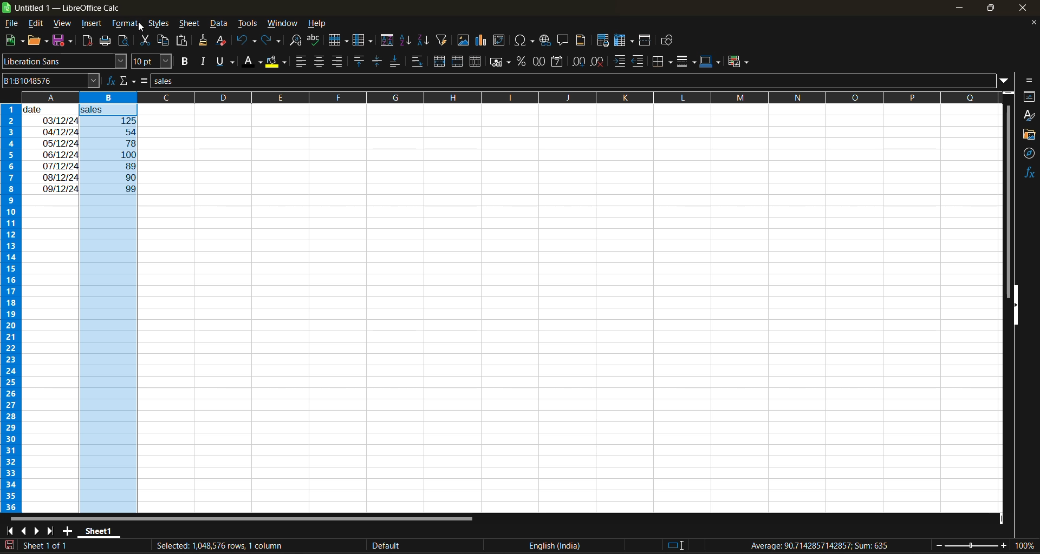 The width and height of the screenshot is (1040, 554). What do you see at coordinates (151, 61) in the screenshot?
I see `font size` at bounding box center [151, 61].